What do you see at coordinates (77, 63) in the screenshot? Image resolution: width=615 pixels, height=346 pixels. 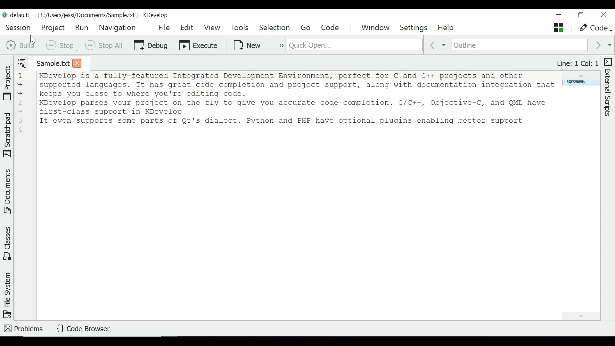 I see `Close` at bounding box center [77, 63].